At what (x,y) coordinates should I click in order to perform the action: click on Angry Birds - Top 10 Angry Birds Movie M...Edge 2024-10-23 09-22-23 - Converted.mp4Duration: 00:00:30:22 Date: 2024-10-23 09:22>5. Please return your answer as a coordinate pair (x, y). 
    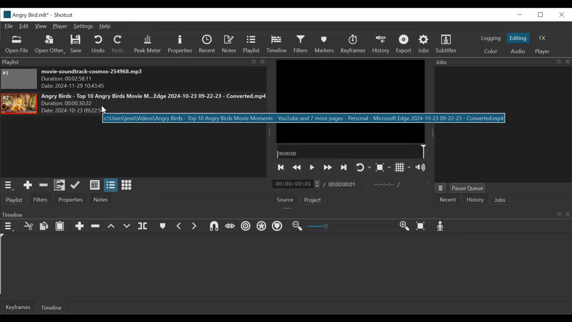
    Looking at the image, I should click on (153, 103).